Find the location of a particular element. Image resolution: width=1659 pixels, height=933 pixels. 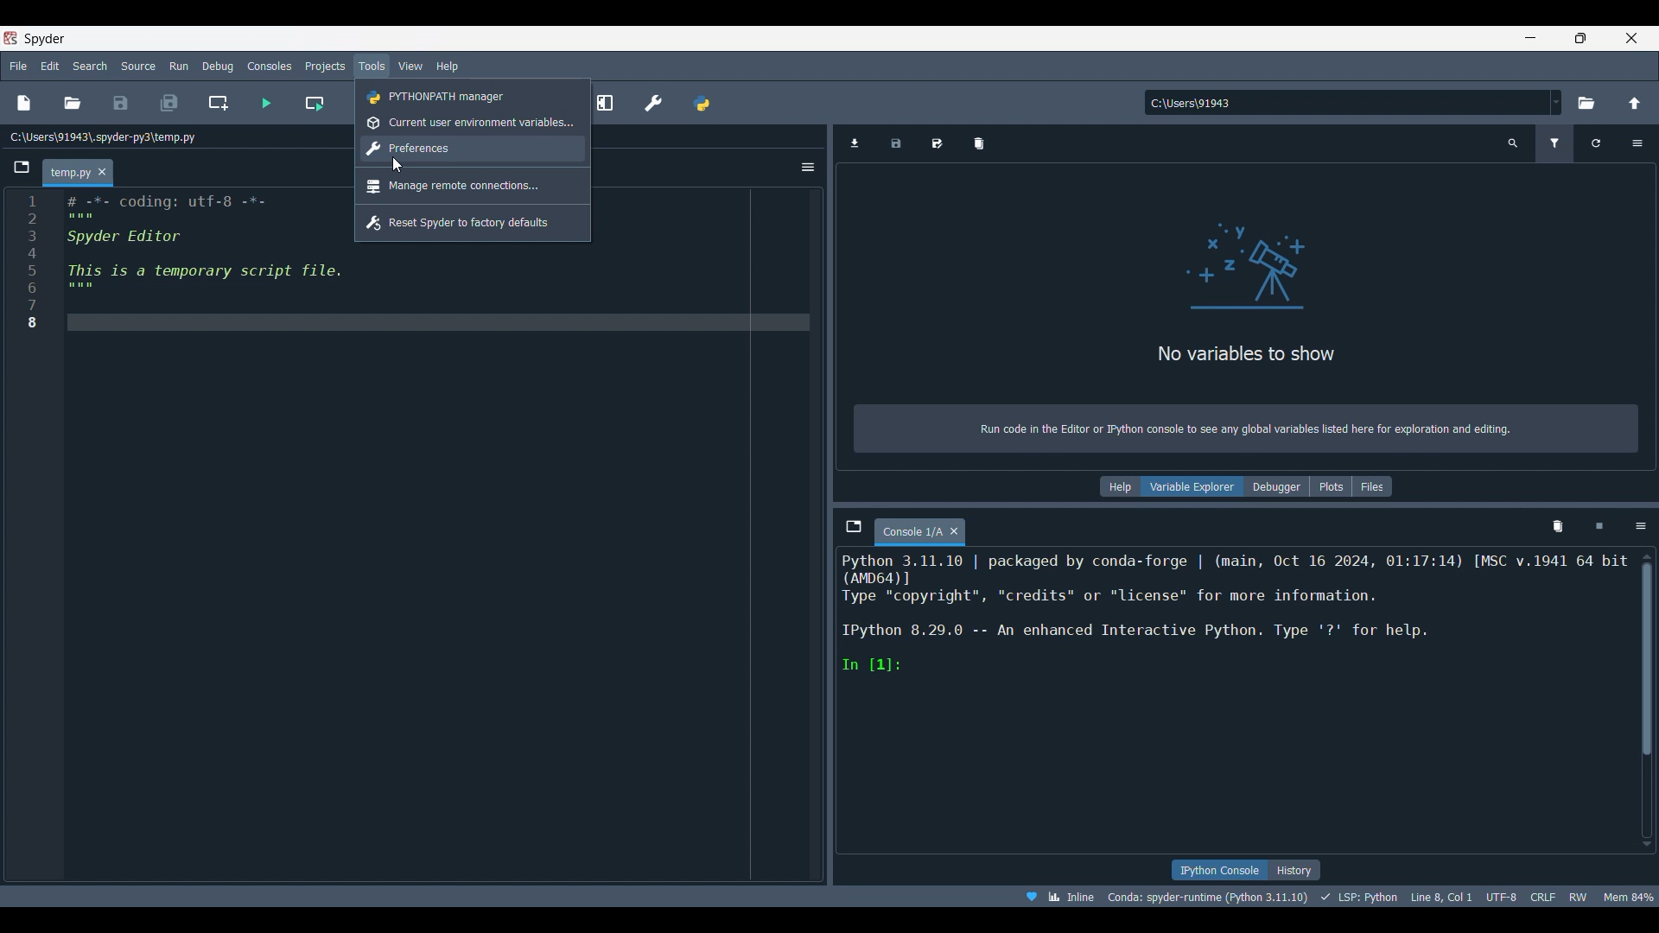

Edit menu is located at coordinates (49, 67).